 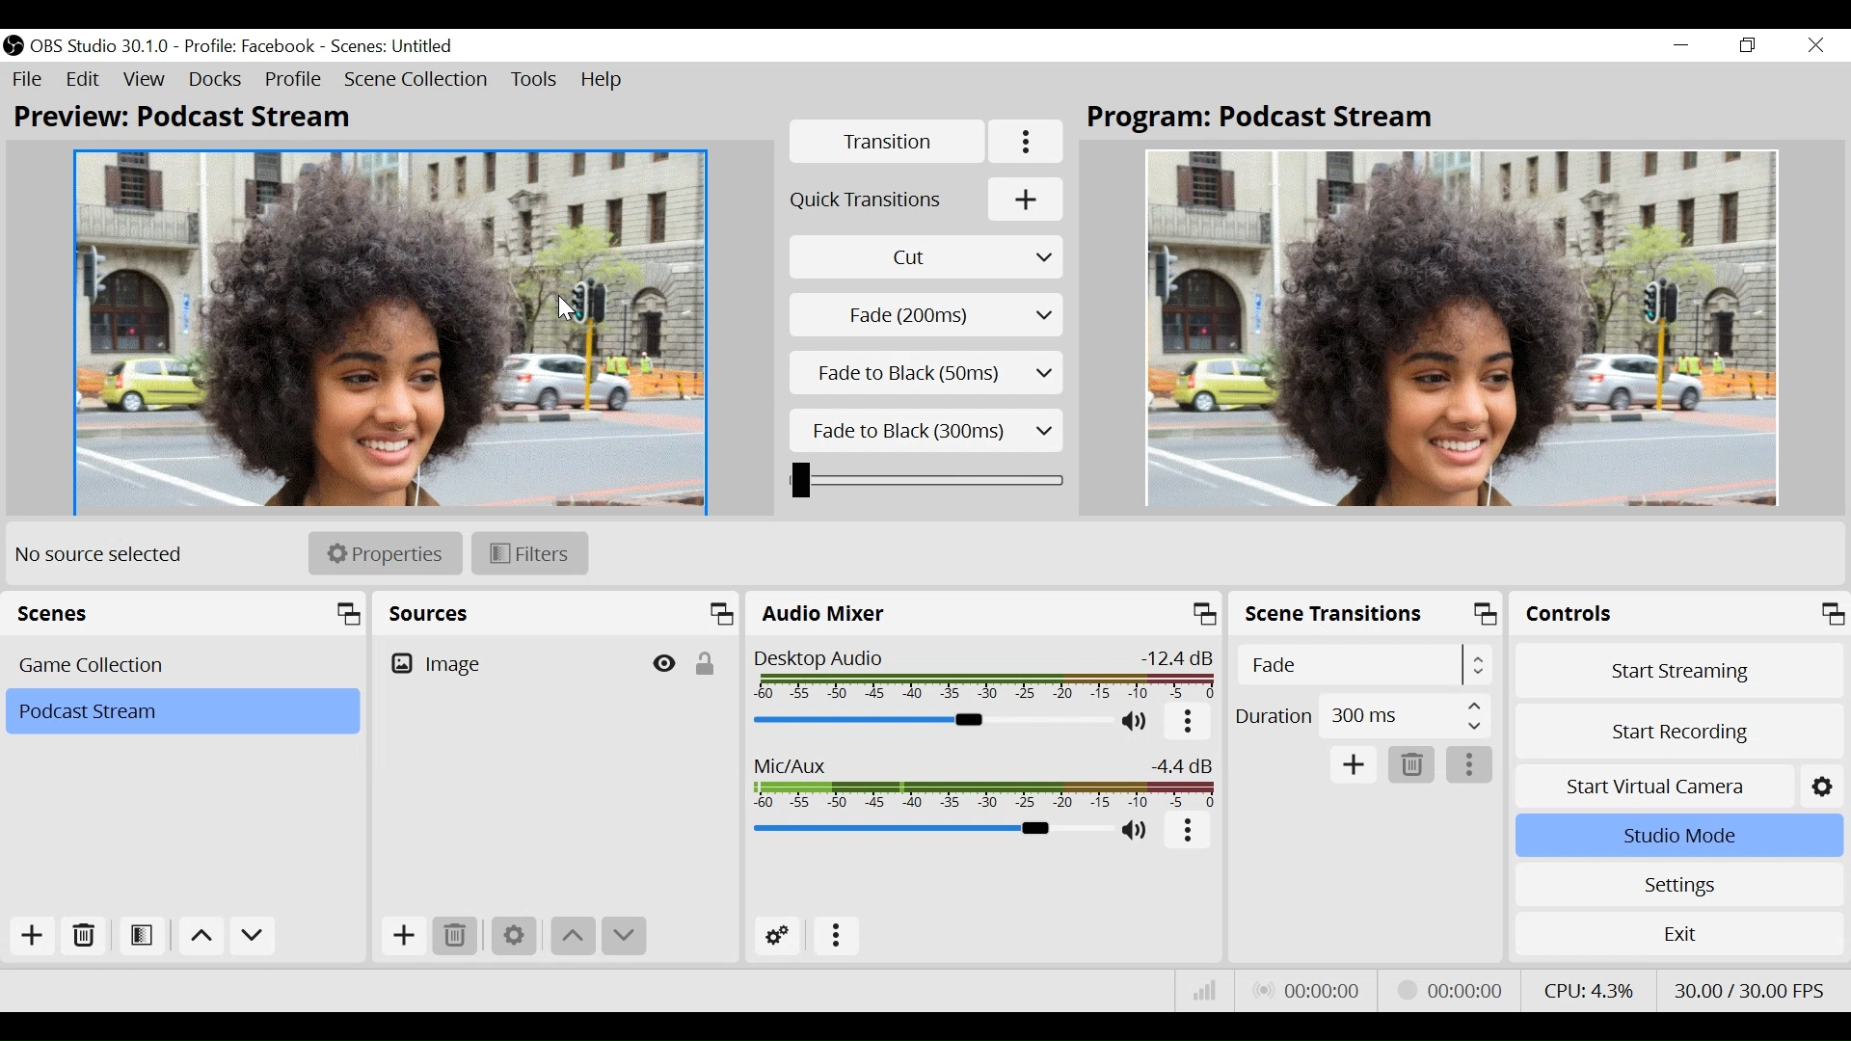 What do you see at coordinates (777, 936) in the screenshot?
I see `Advanced Audio Settings` at bounding box center [777, 936].